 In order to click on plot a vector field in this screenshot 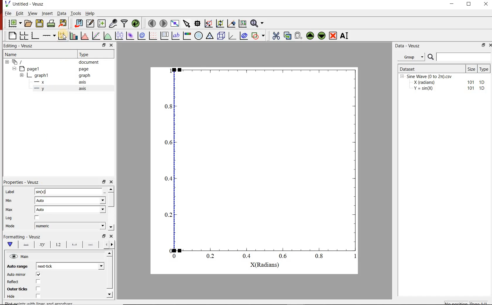, I will do `click(153, 35)`.